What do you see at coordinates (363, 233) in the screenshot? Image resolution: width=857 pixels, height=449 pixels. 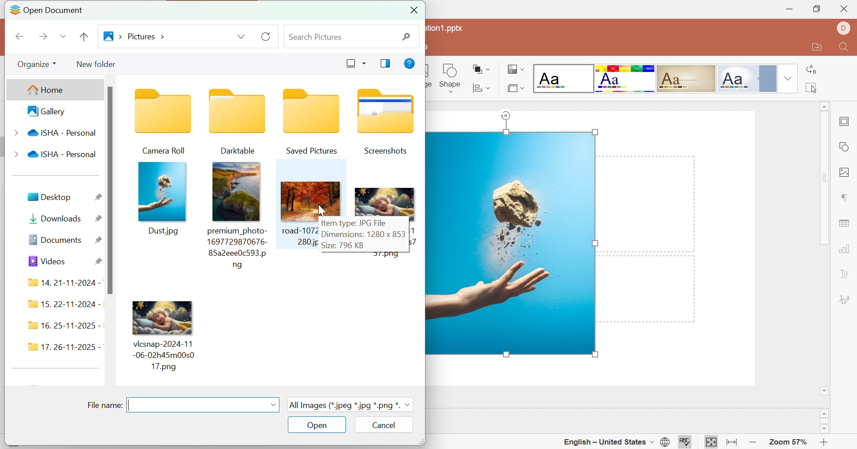 I see `Dimensions: 1280*853` at bounding box center [363, 233].